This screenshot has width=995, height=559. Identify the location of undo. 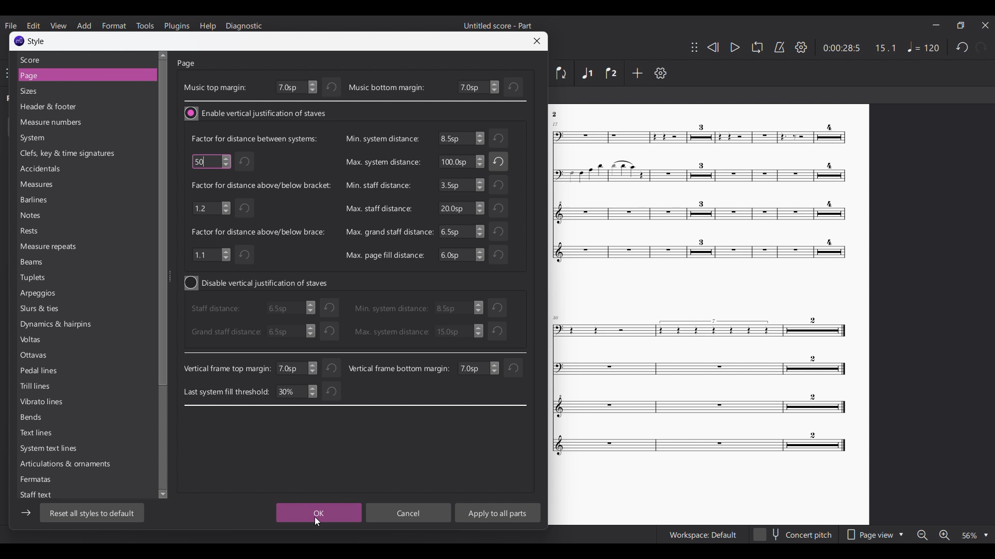
(329, 307).